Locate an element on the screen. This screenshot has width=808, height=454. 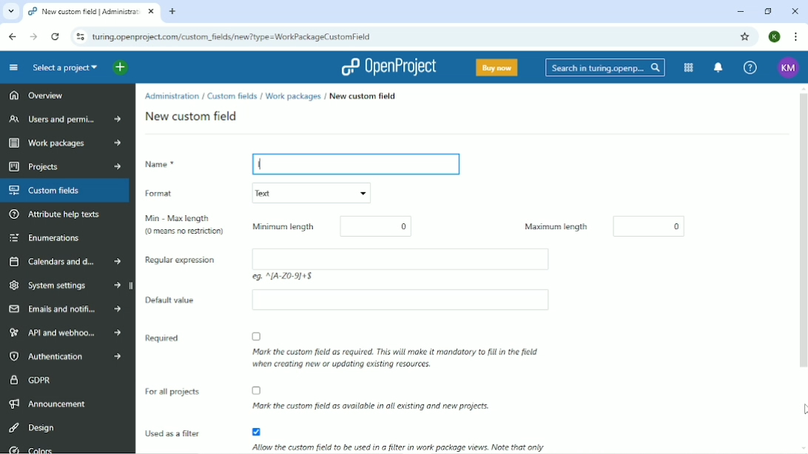
Colors is located at coordinates (30, 448).